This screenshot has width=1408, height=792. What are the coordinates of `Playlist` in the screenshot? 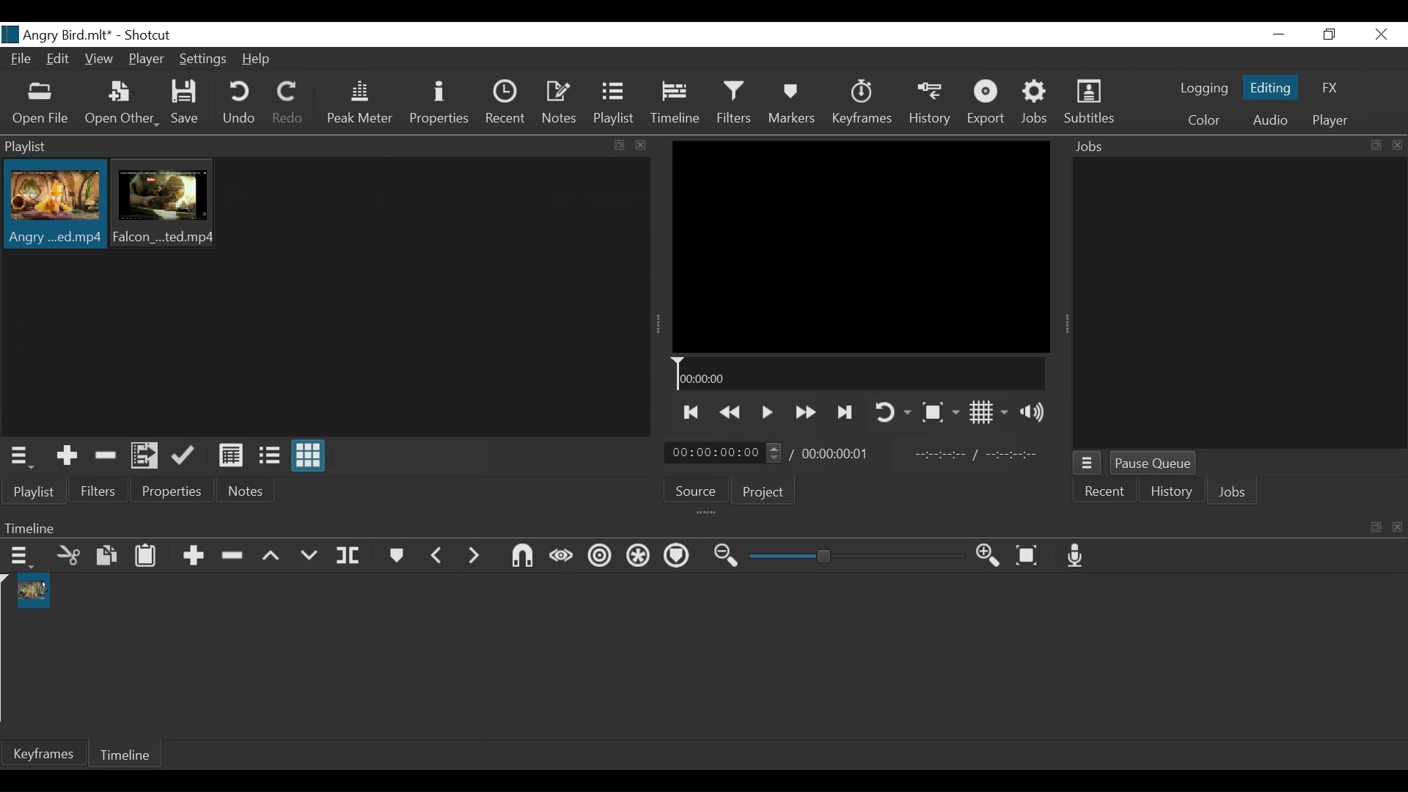 It's located at (34, 492).